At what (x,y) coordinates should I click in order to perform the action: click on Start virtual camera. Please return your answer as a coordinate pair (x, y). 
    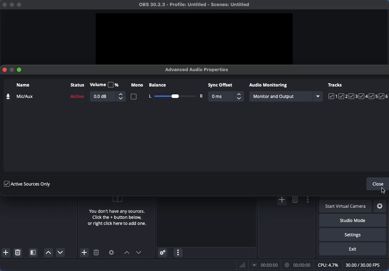
    Looking at the image, I should click on (346, 207).